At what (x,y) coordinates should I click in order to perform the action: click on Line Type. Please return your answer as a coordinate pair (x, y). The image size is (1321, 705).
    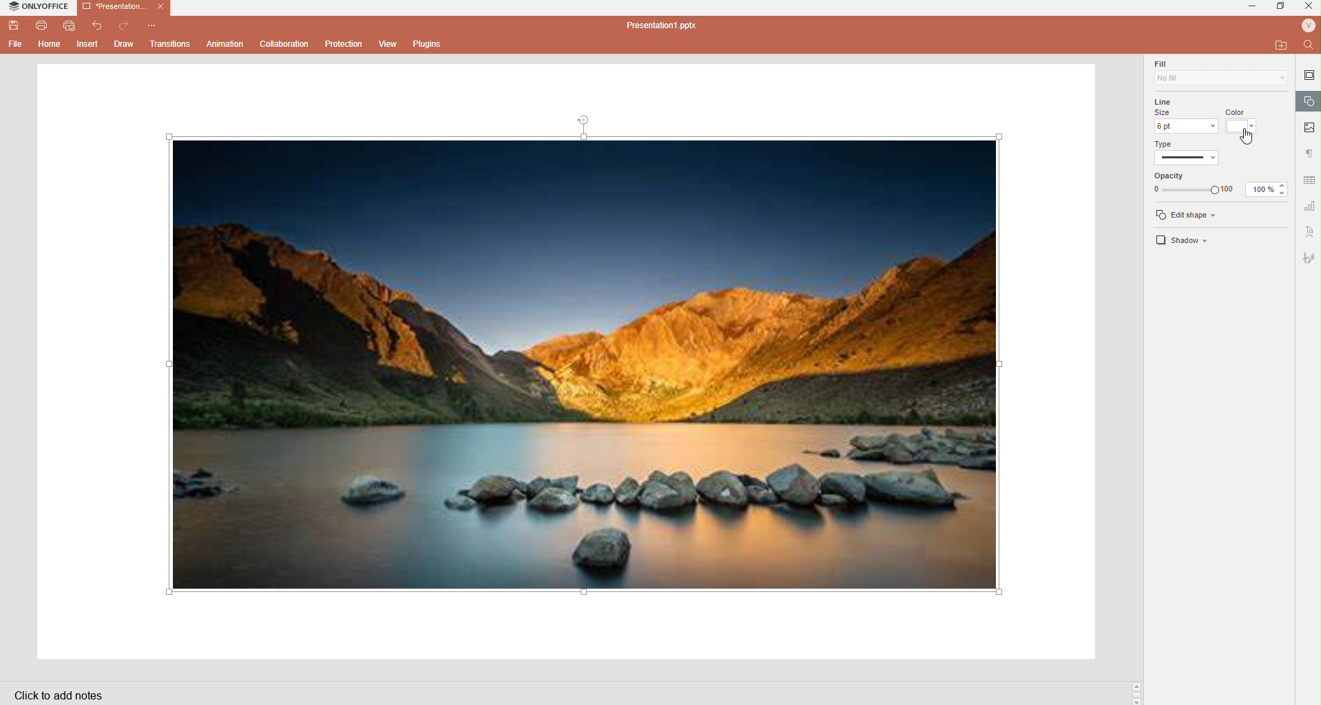
    Looking at the image, I should click on (1191, 152).